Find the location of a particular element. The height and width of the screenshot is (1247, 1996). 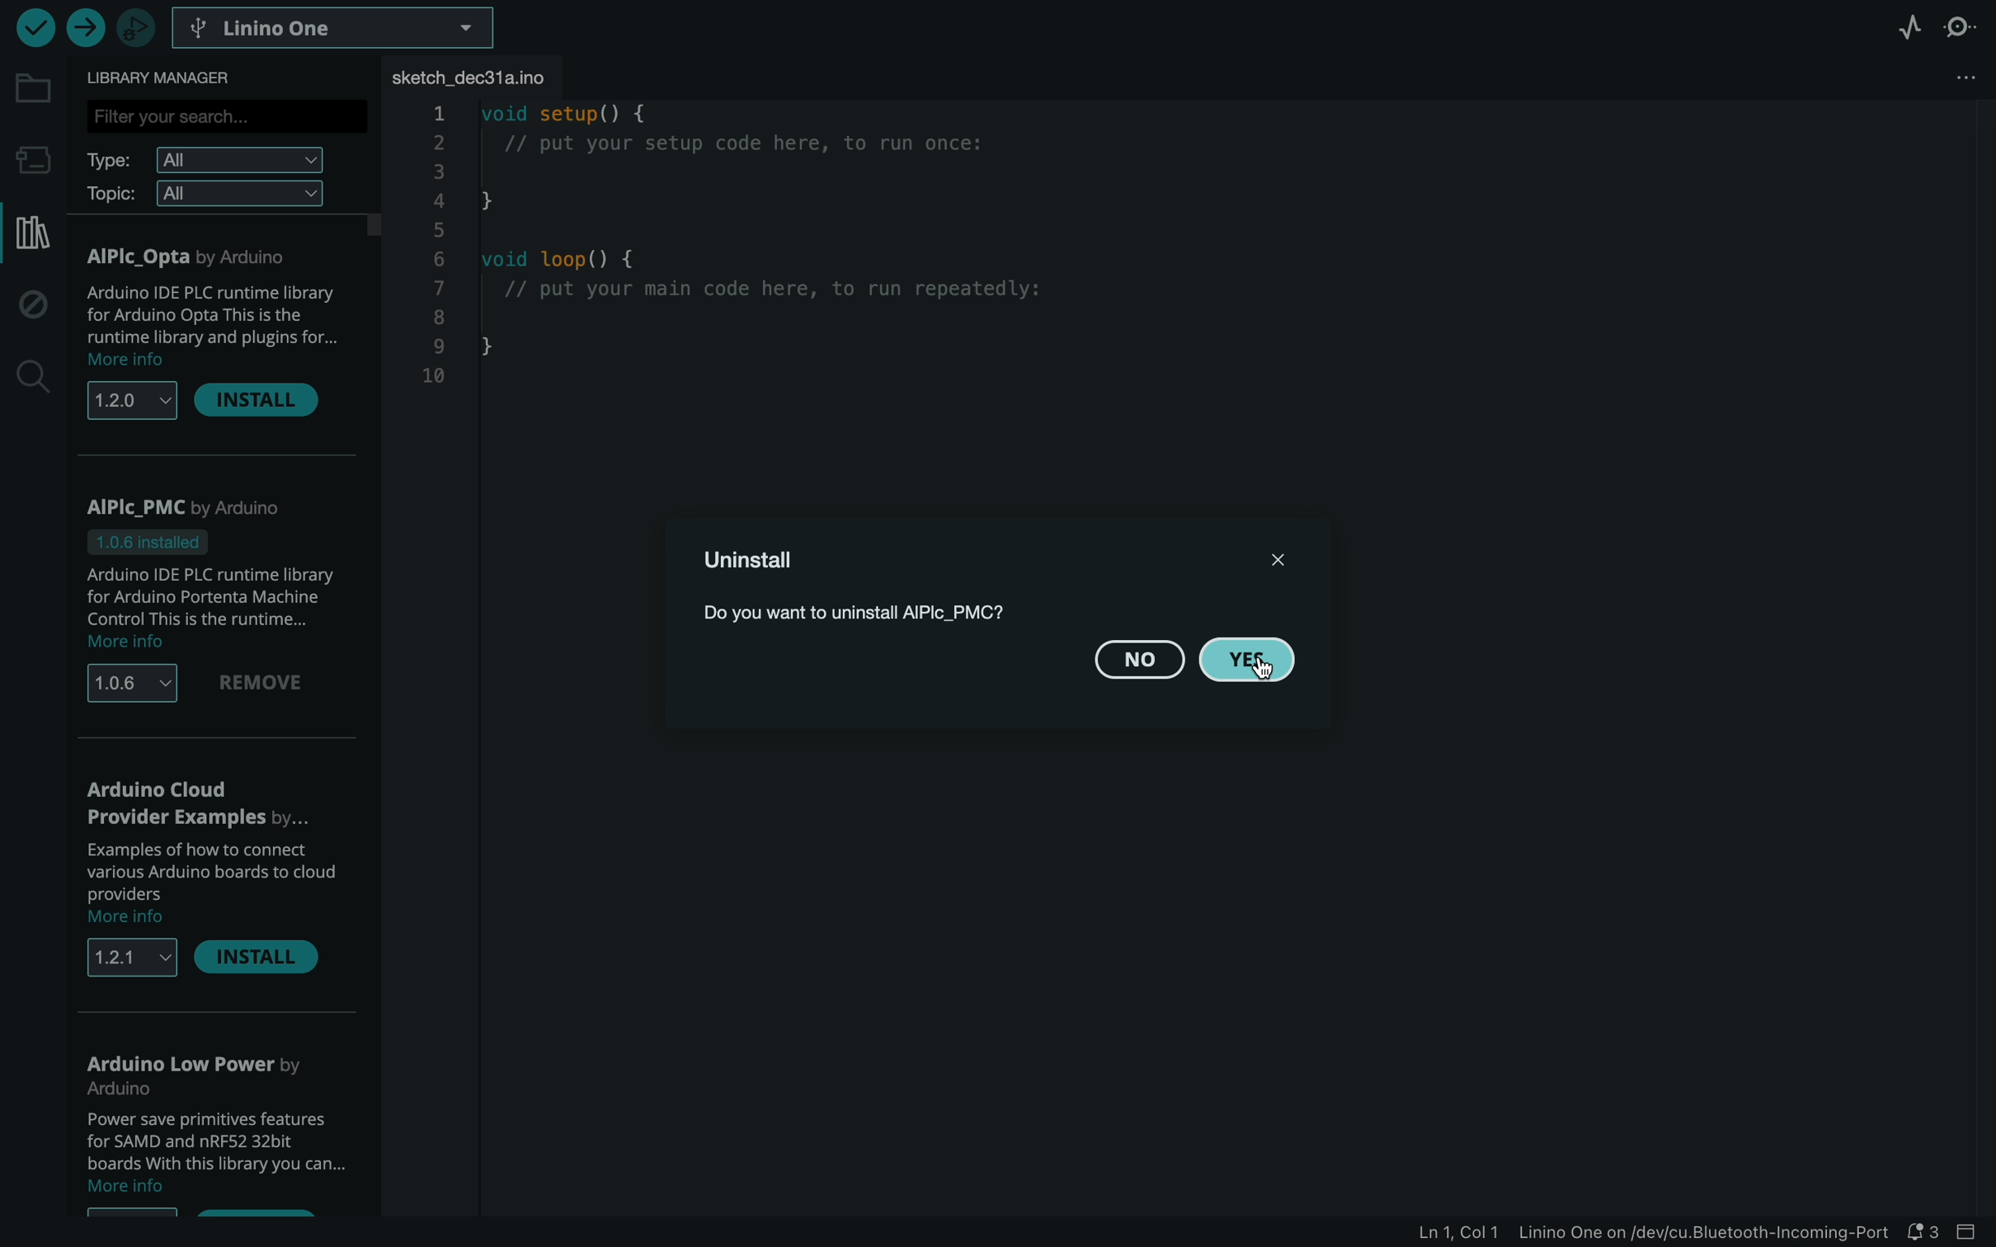

versions is located at coordinates (131, 683).